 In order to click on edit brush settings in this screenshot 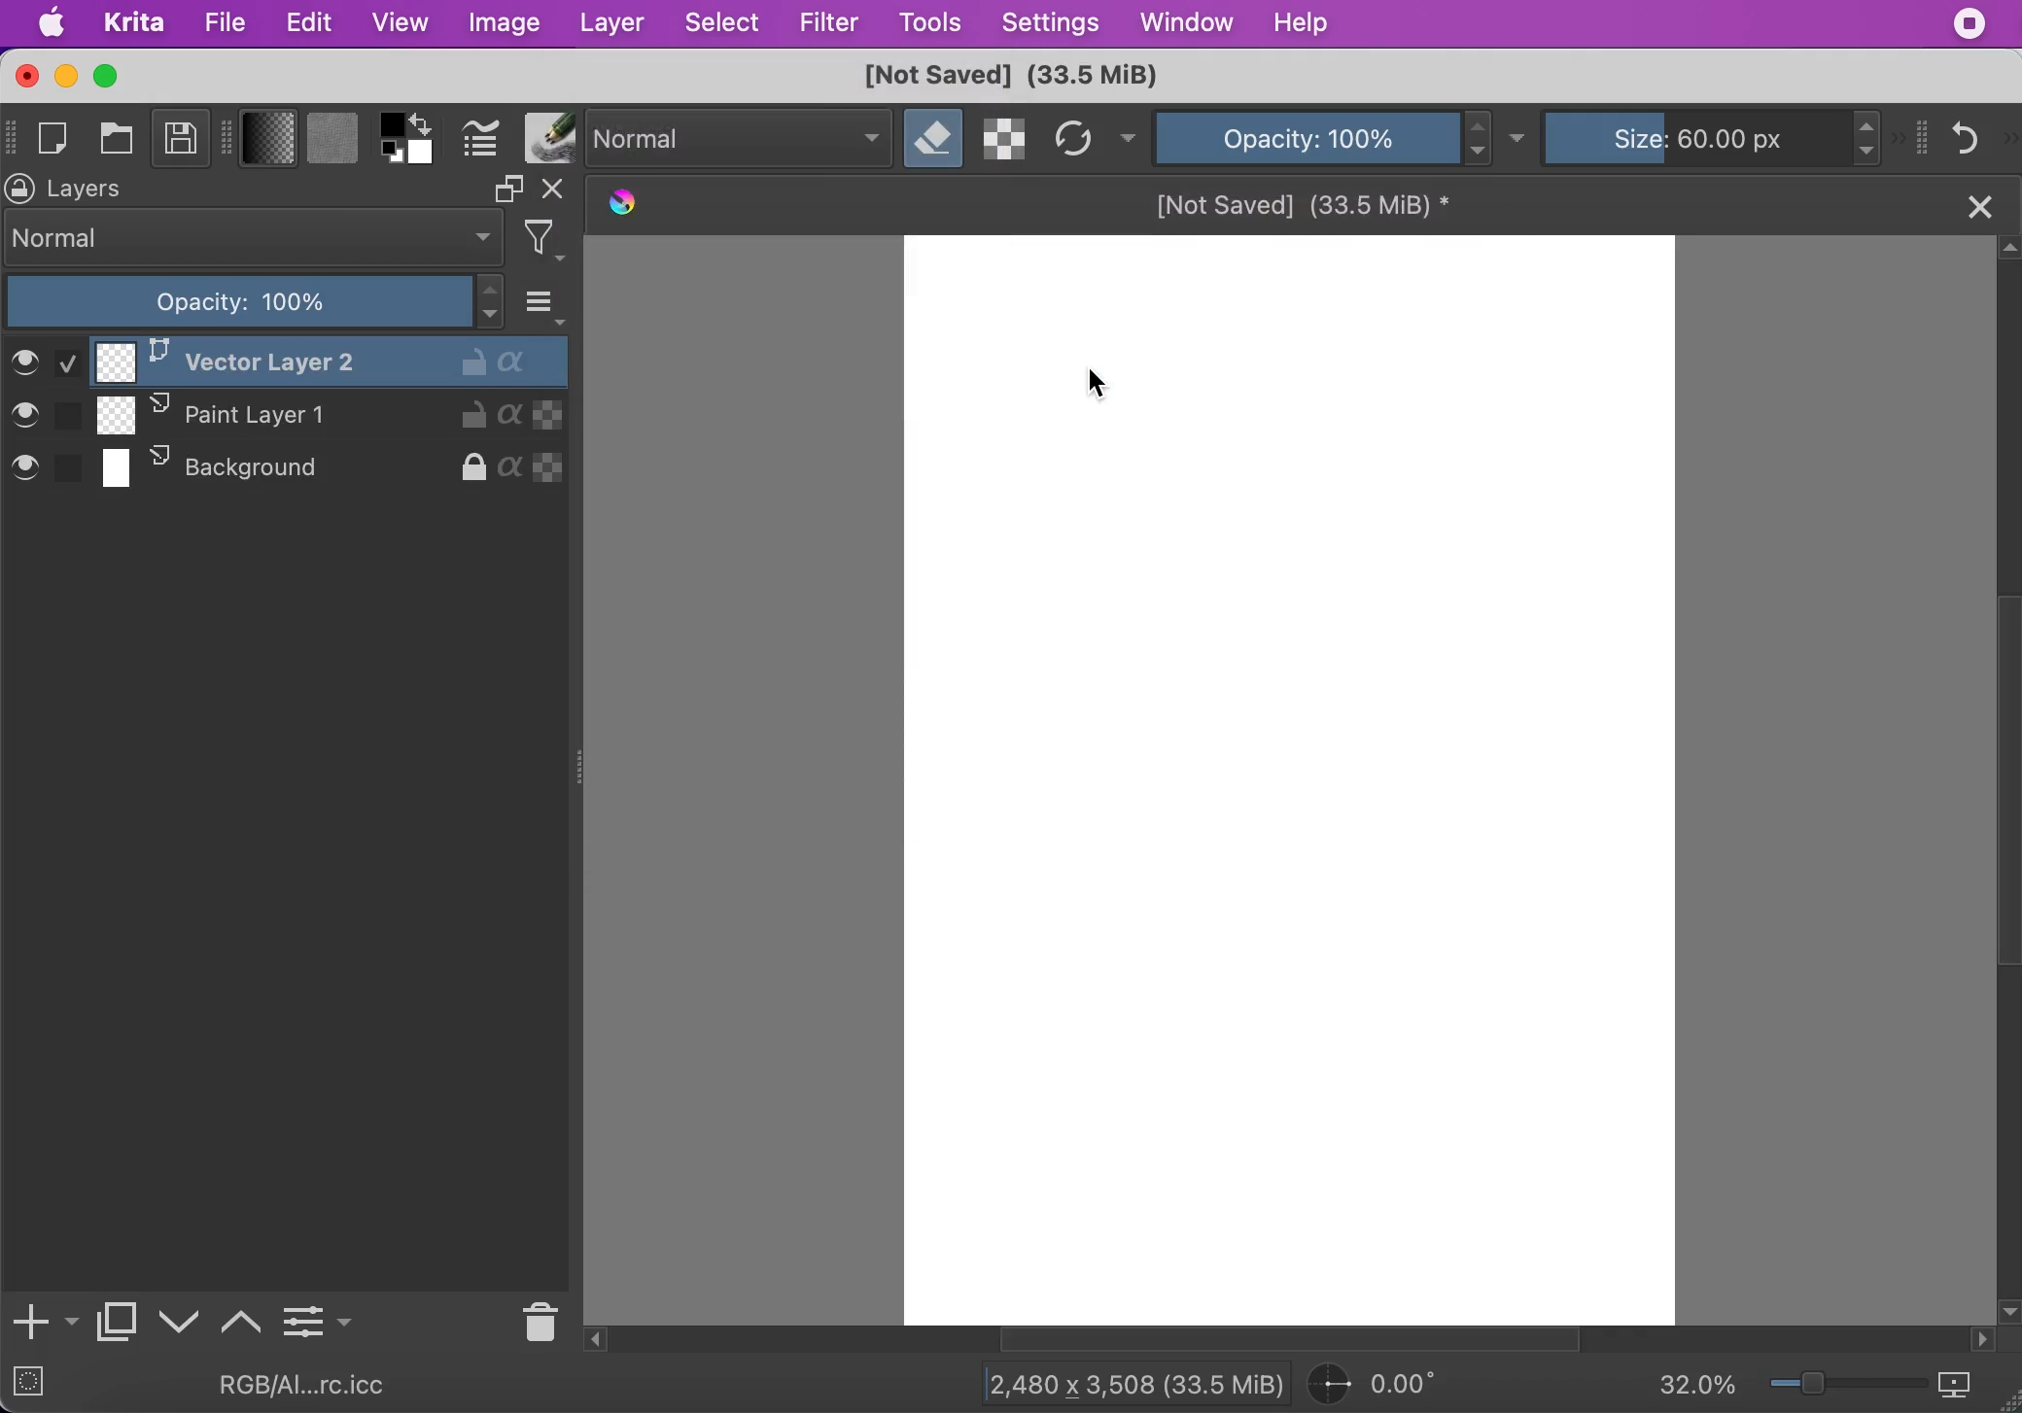, I will do `click(480, 140)`.